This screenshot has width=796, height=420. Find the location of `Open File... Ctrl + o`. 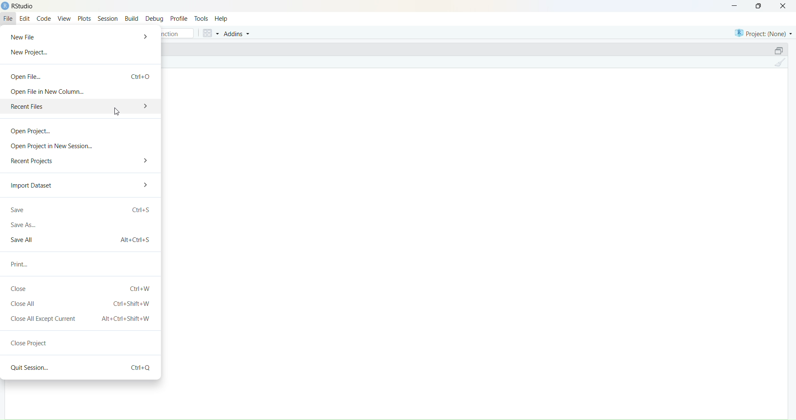

Open File... Ctrl + o is located at coordinates (81, 74).